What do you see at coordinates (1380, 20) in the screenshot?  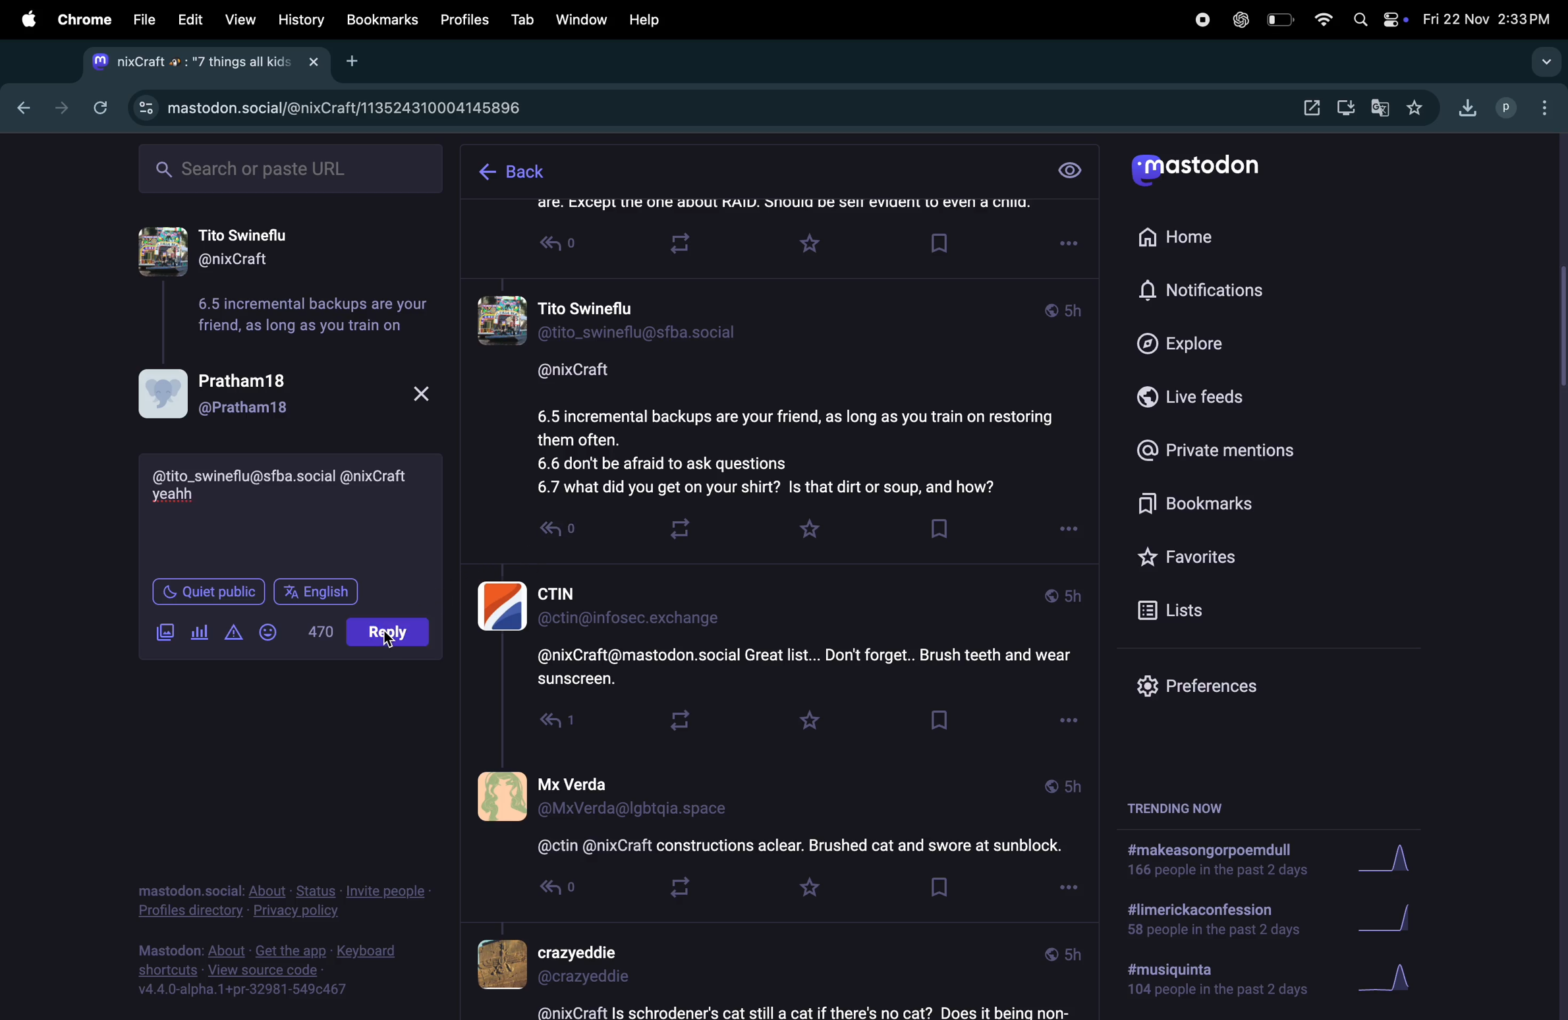 I see `apple widgets` at bounding box center [1380, 20].